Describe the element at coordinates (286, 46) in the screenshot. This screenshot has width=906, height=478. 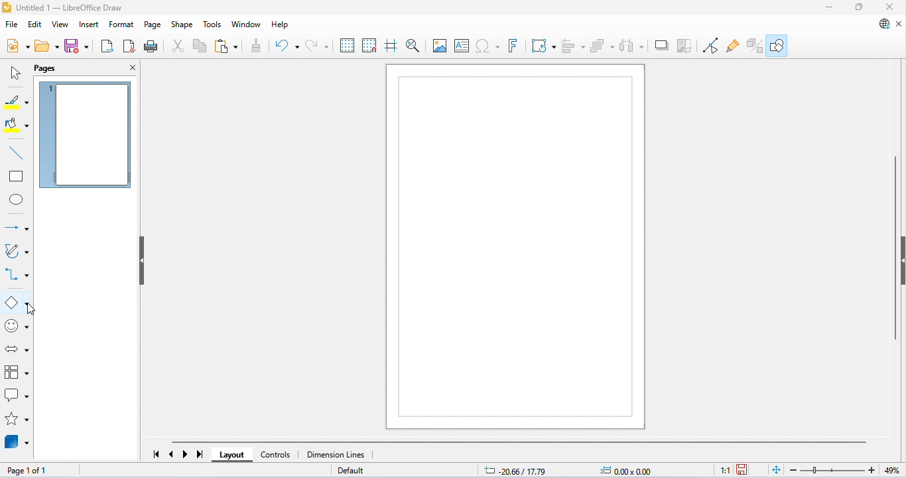
I see `undo` at that location.